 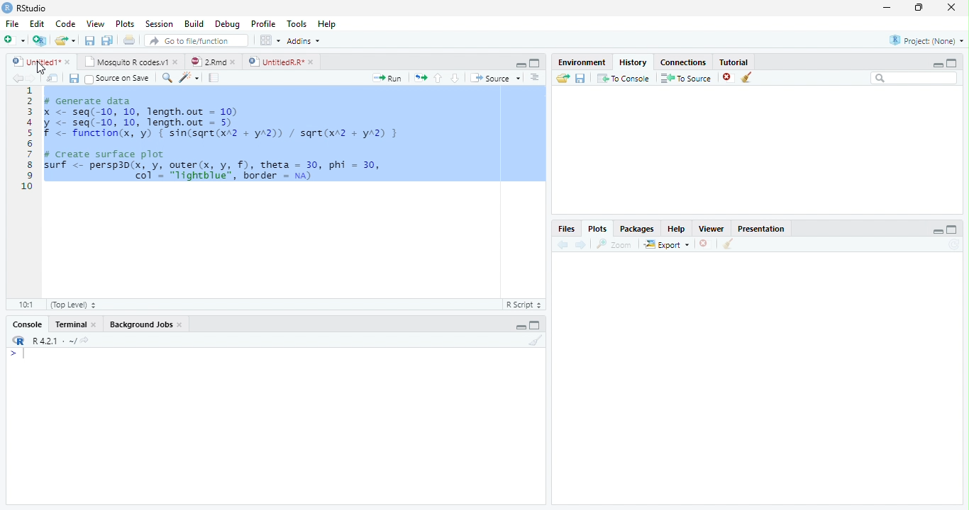 I want to click on Open recent files, so click(x=74, y=40).